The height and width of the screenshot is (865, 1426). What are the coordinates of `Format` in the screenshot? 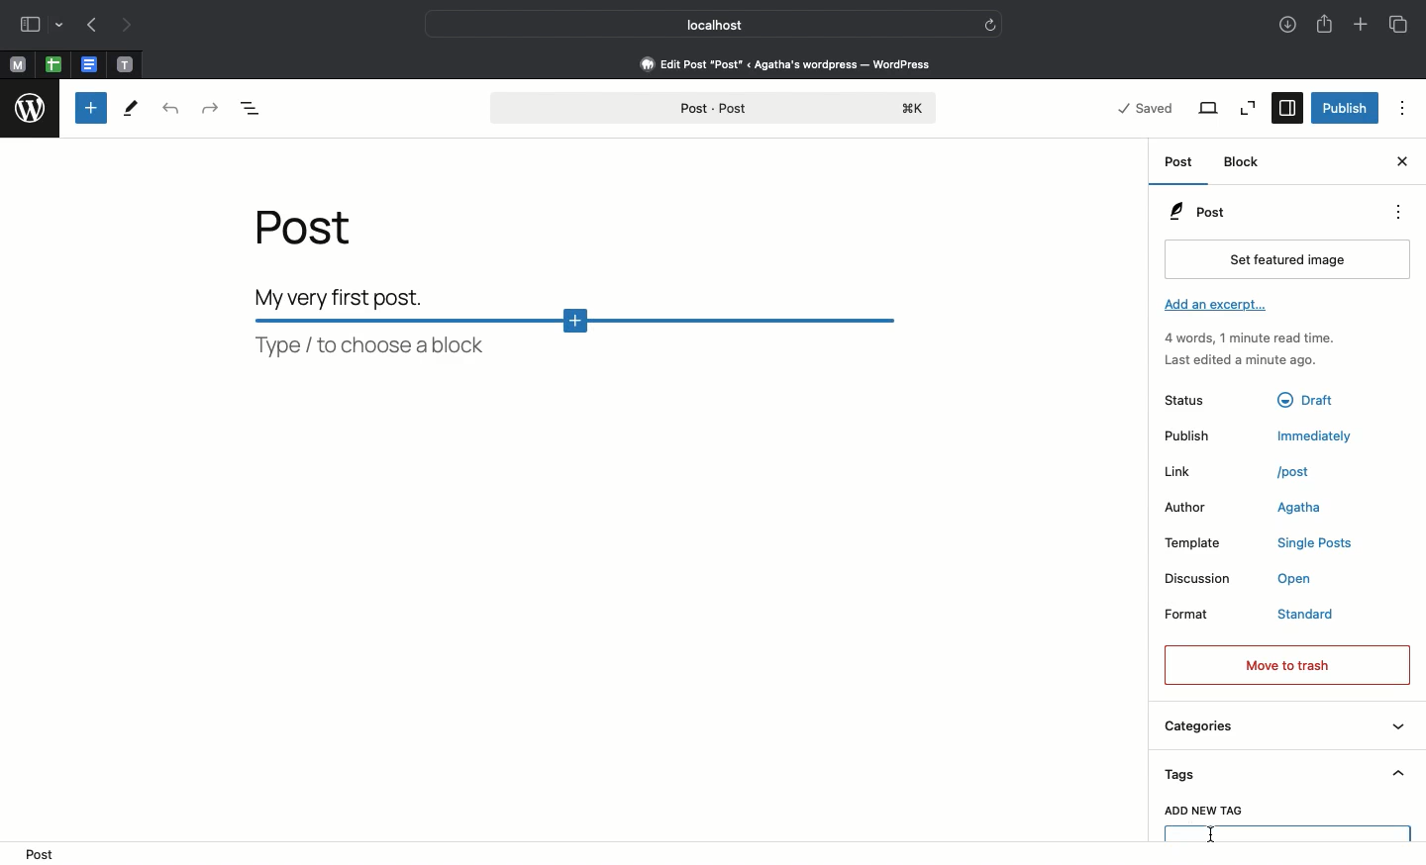 It's located at (1190, 616).